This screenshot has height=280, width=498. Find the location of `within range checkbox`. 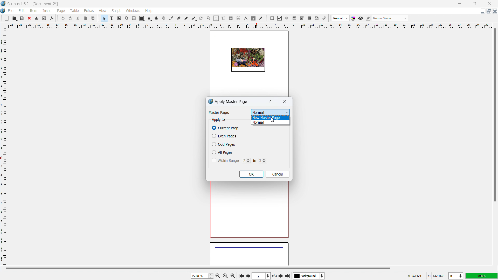

within range checkbox is located at coordinates (225, 160).